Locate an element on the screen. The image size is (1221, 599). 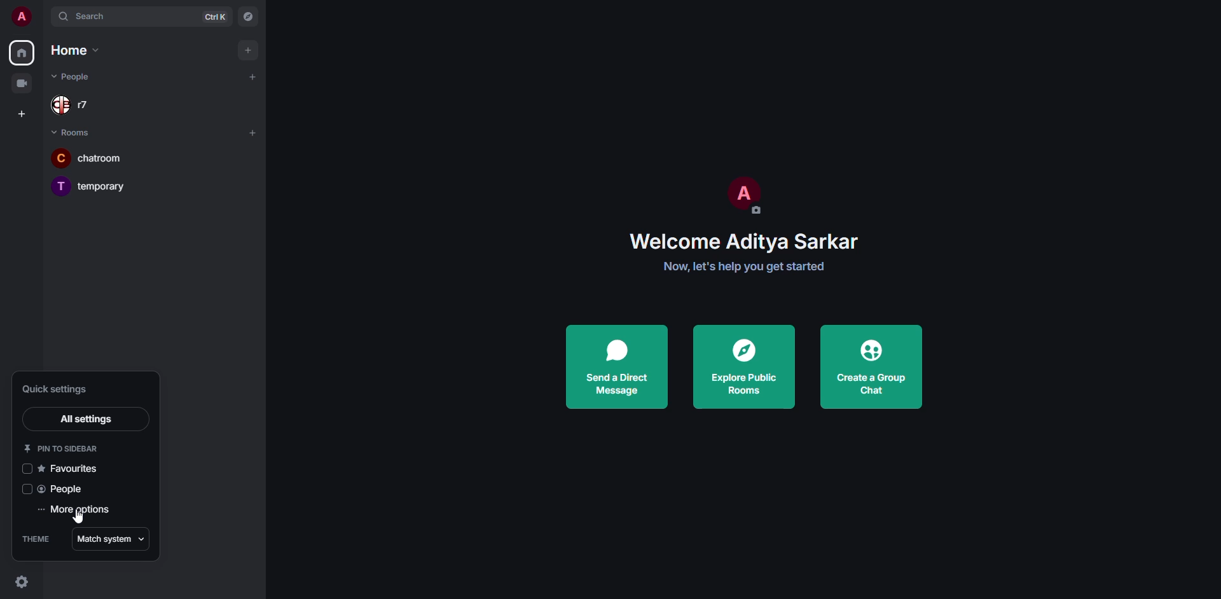
all settings is located at coordinates (82, 418).